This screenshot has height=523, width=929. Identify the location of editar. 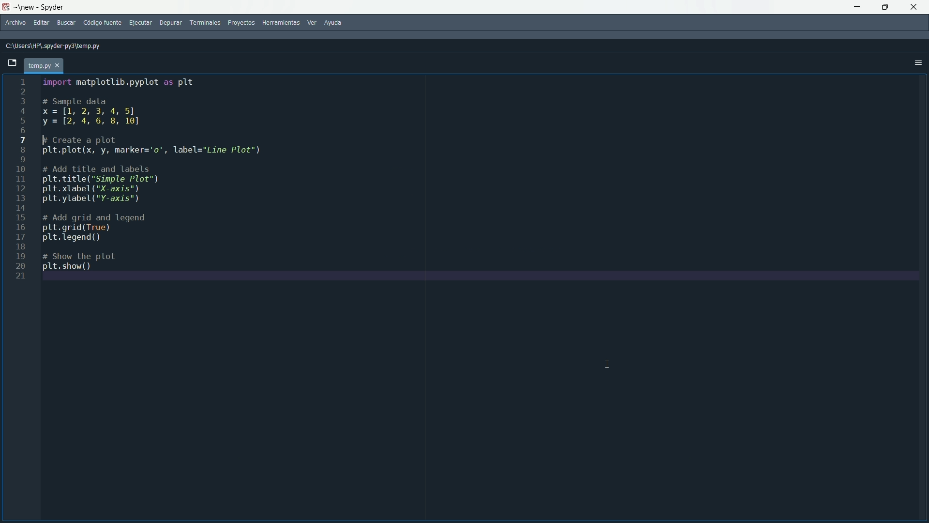
(41, 23).